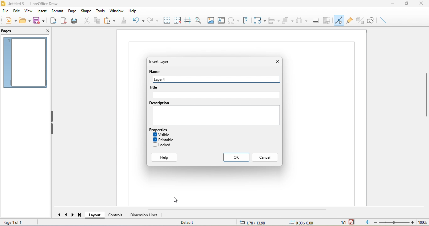 The height and width of the screenshot is (226, 429). What do you see at coordinates (116, 215) in the screenshot?
I see `control` at bounding box center [116, 215].